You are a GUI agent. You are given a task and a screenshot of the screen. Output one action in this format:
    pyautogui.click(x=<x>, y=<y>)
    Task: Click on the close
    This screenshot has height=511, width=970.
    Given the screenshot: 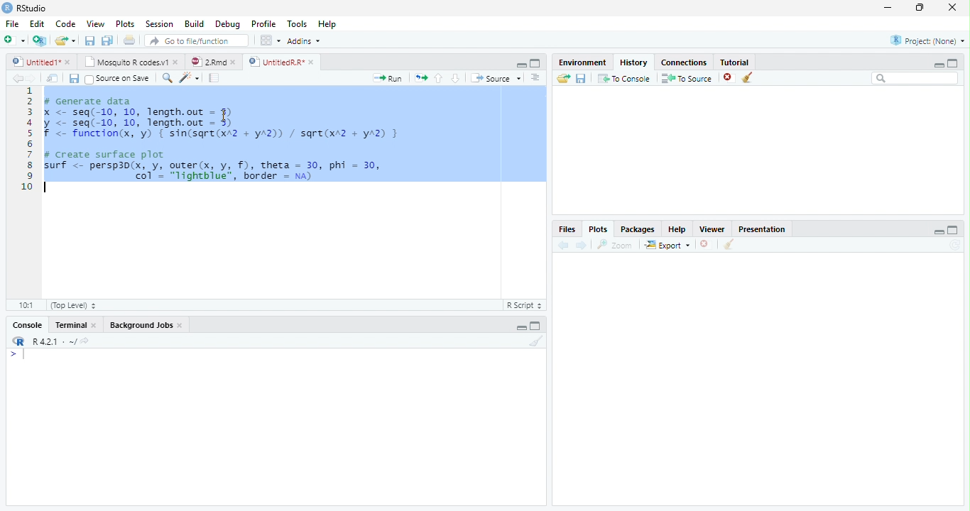 What is the action you would take?
    pyautogui.click(x=952, y=7)
    